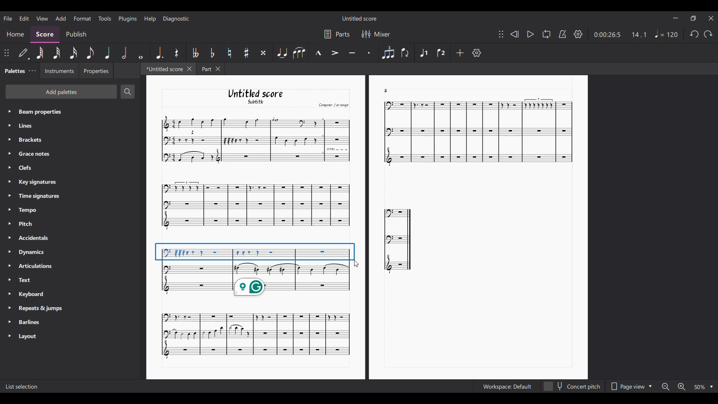 The image size is (718, 404). Describe the element at coordinates (398, 240) in the screenshot. I see `Graph` at that location.